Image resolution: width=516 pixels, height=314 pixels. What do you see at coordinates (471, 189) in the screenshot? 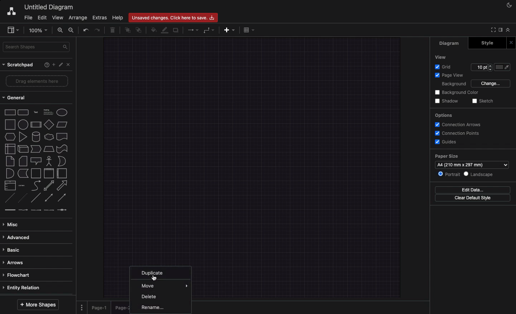
I see `Edit data` at bounding box center [471, 189].